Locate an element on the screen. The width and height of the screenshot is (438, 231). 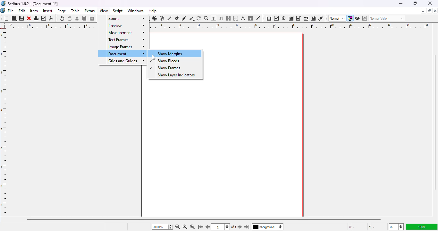
save is located at coordinates (22, 19).